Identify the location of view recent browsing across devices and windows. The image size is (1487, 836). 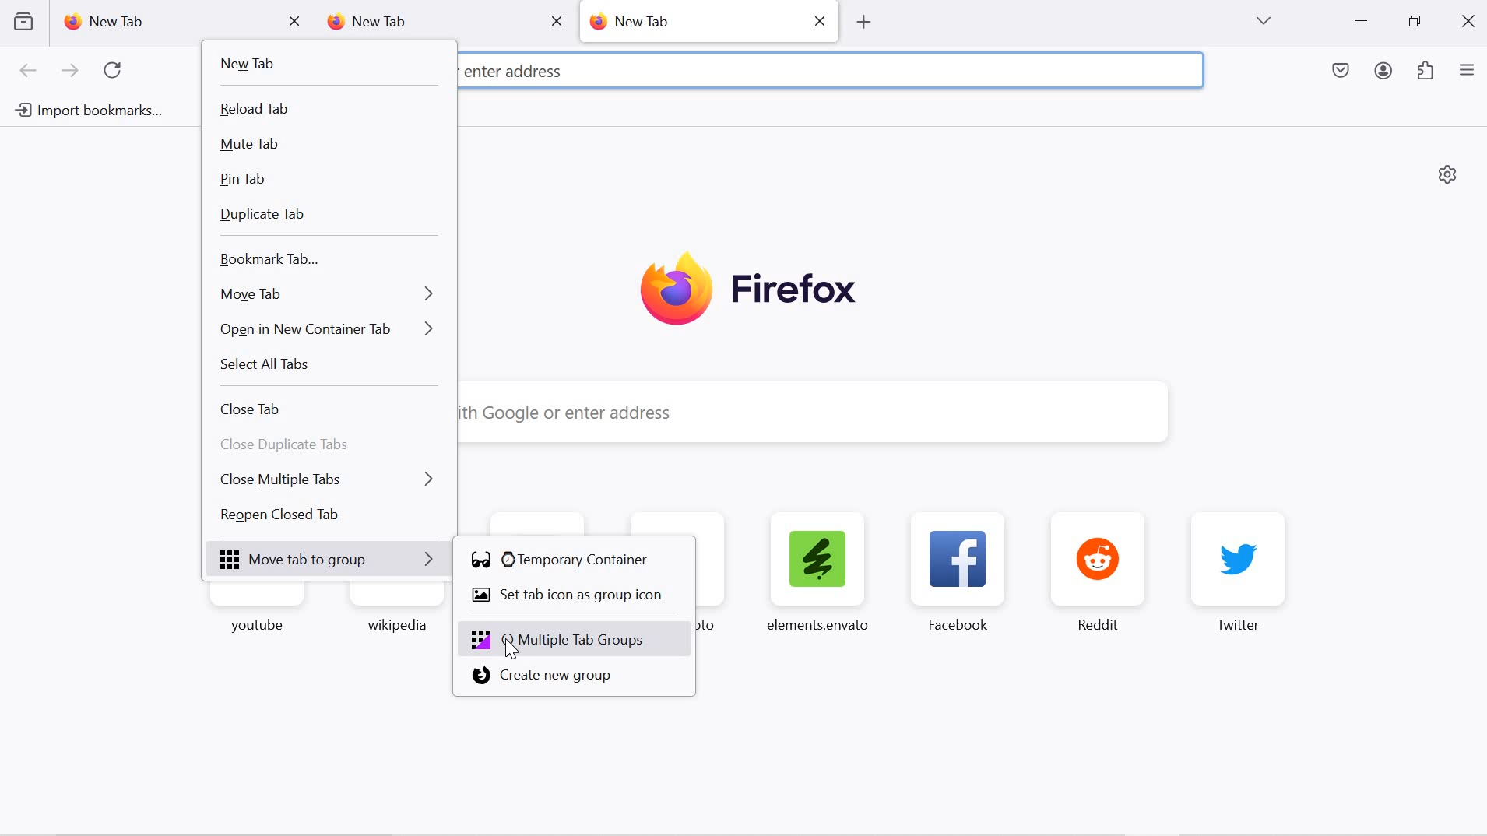
(23, 21).